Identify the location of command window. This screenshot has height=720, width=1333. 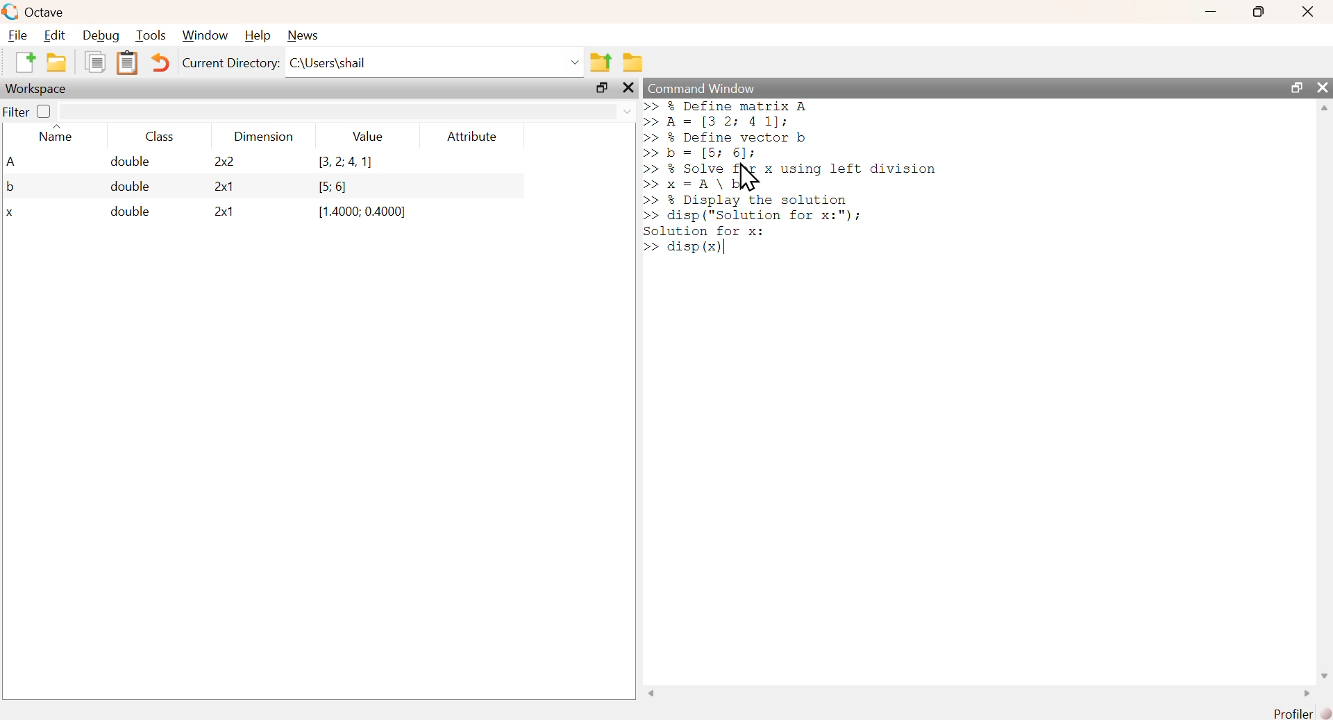
(703, 87).